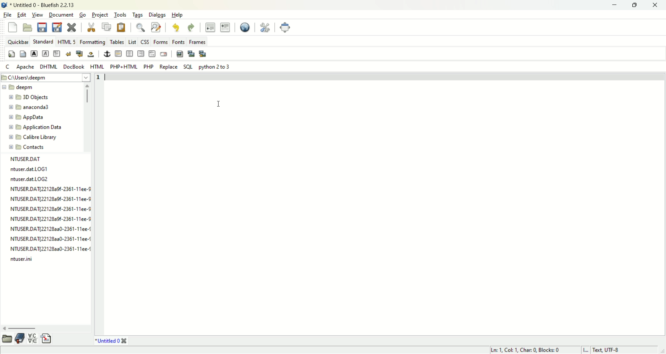 Image resolution: width=666 pixels, height=354 pixels. What do you see at coordinates (91, 54) in the screenshot?
I see `non-breaking space` at bounding box center [91, 54].